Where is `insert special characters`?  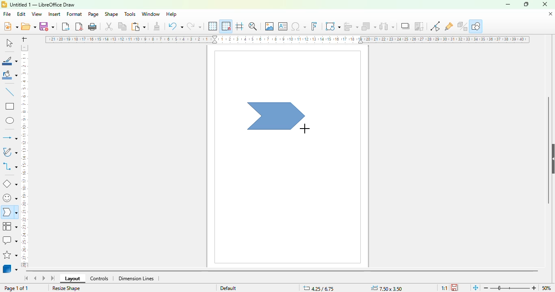
insert special characters is located at coordinates (299, 26).